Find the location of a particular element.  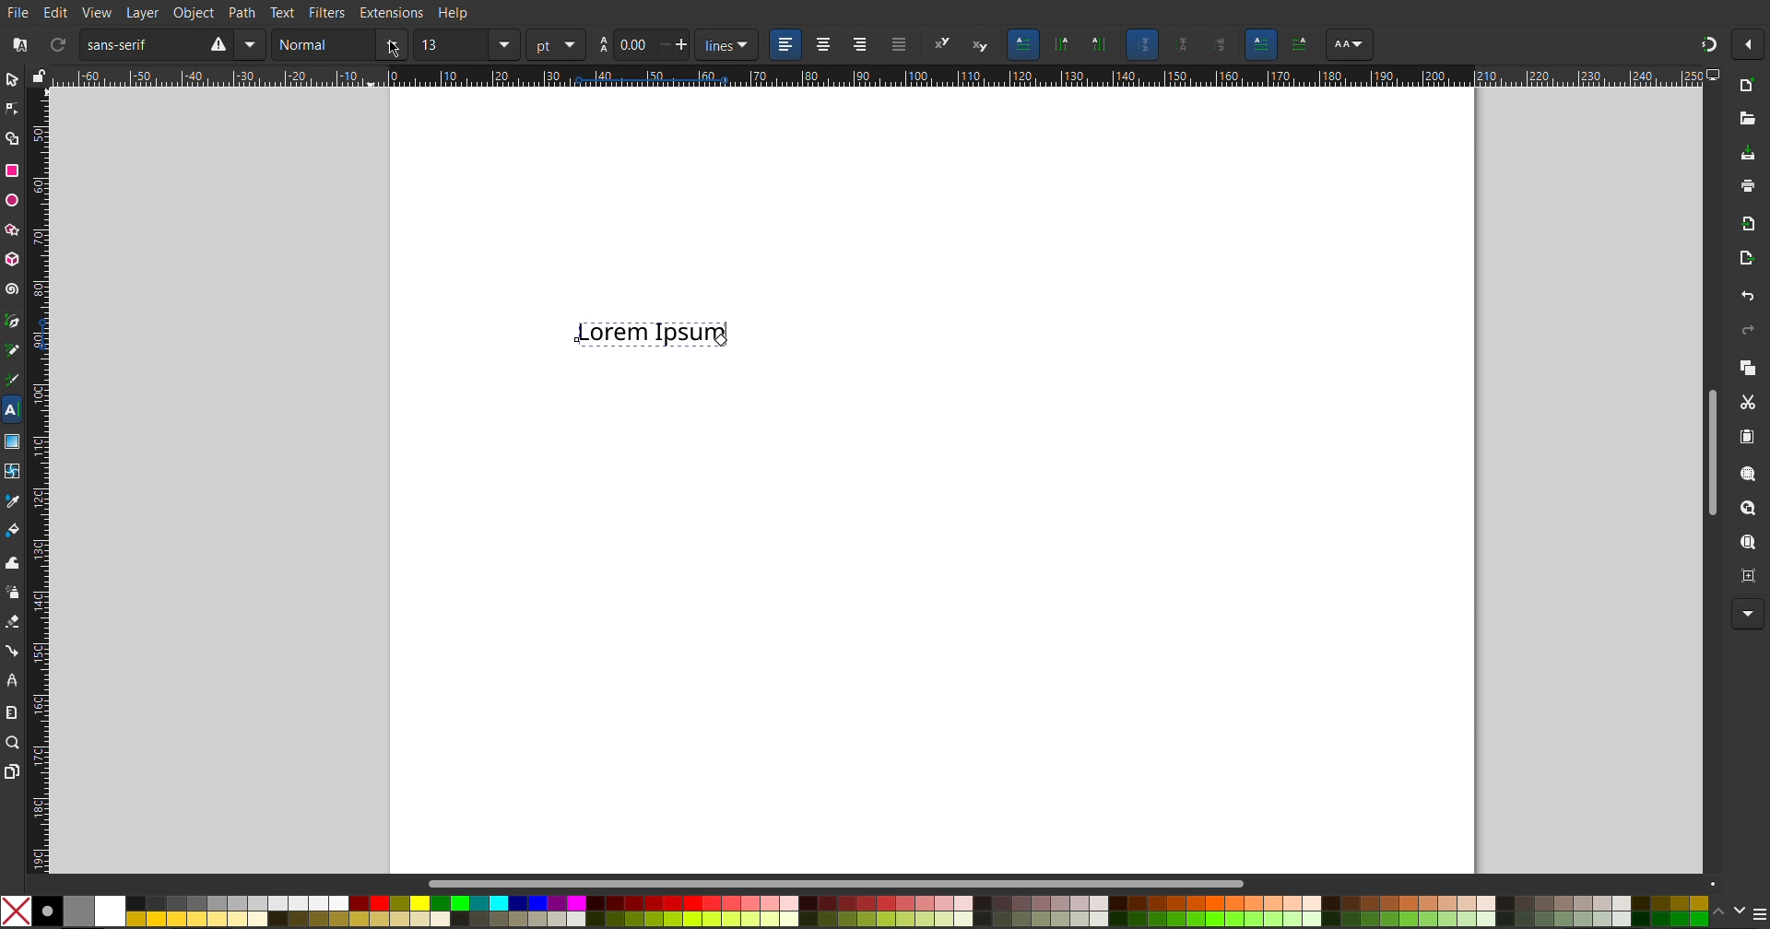

Right Align is located at coordinates (861, 45).